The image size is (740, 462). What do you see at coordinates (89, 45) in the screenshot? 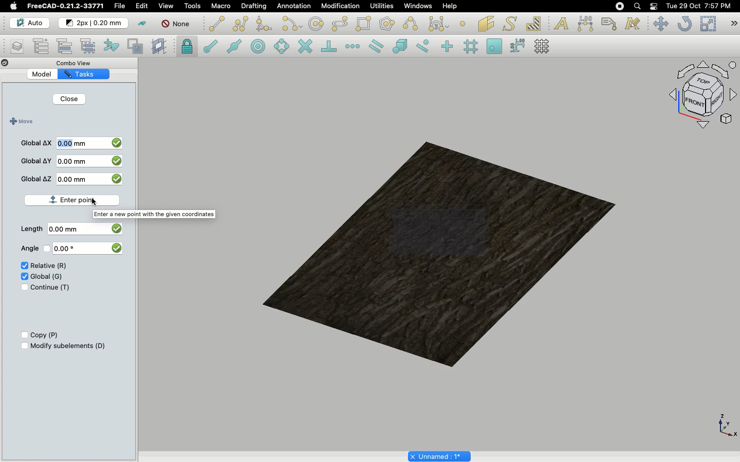
I see `Select group` at bounding box center [89, 45].